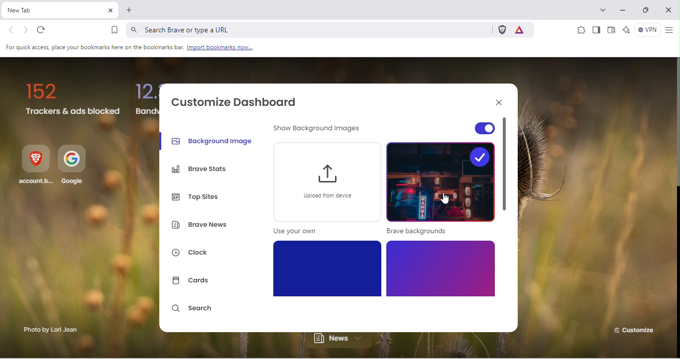 The image size is (680, 359). Describe the element at coordinates (329, 268) in the screenshot. I see `Gradient` at that location.